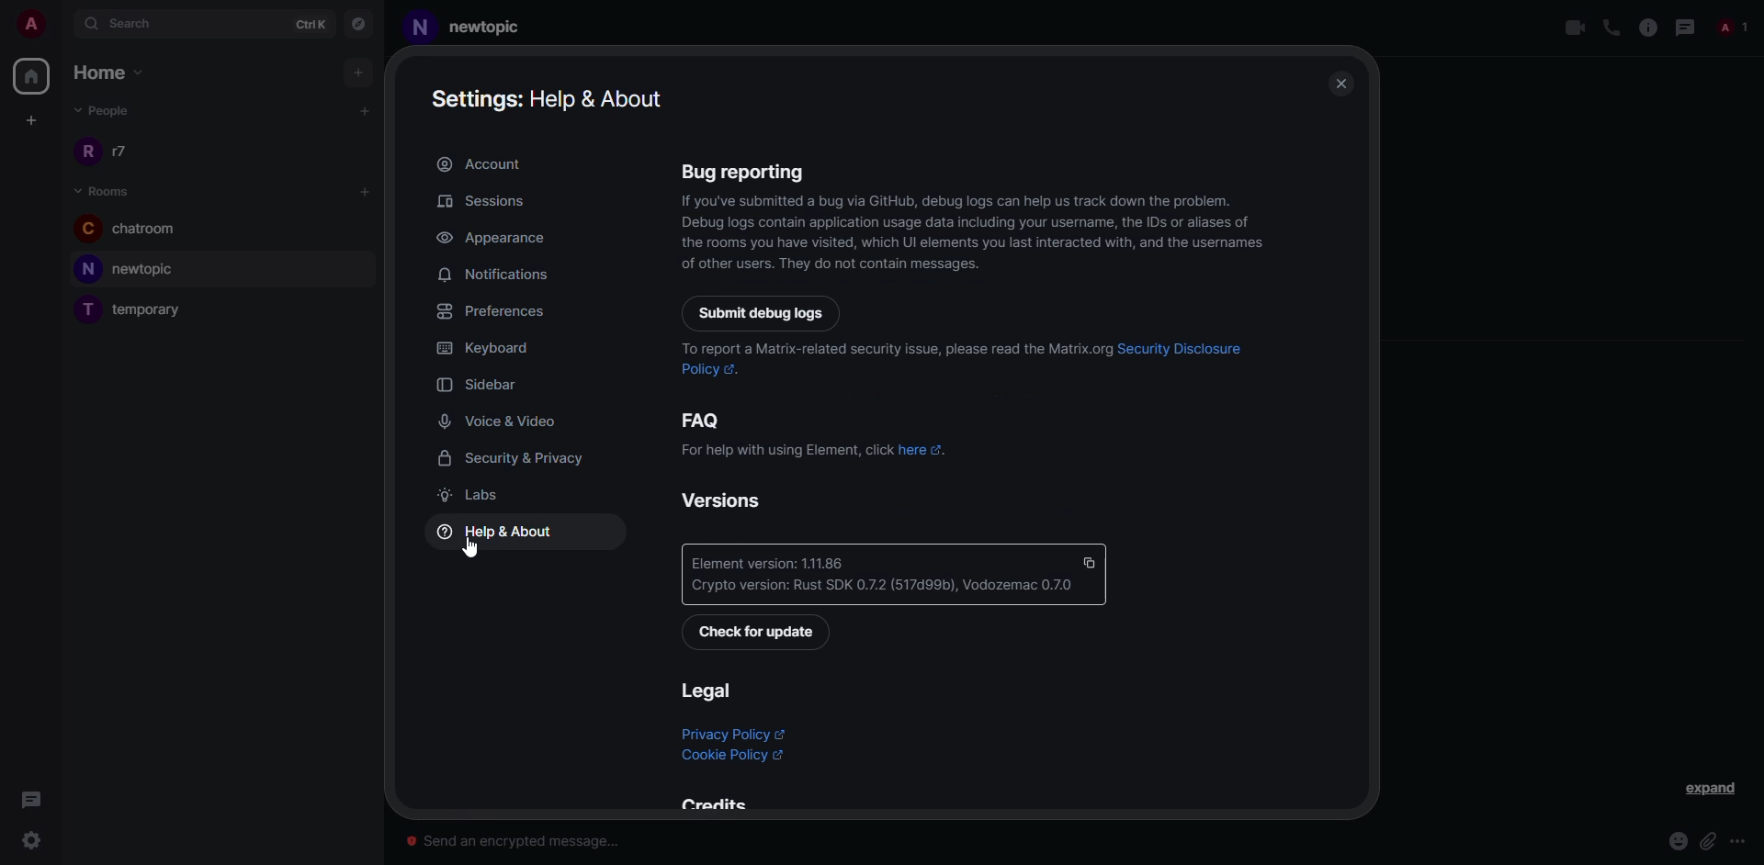 The width and height of the screenshot is (1764, 865). What do you see at coordinates (505, 422) in the screenshot?
I see `voice` at bounding box center [505, 422].